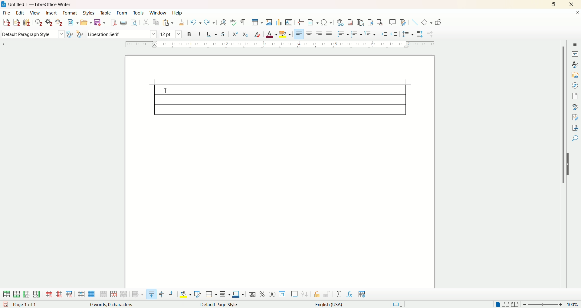 Image resolution: width=581 pixels, height=308 pixels. I want to click on border style, so click(226, 295).